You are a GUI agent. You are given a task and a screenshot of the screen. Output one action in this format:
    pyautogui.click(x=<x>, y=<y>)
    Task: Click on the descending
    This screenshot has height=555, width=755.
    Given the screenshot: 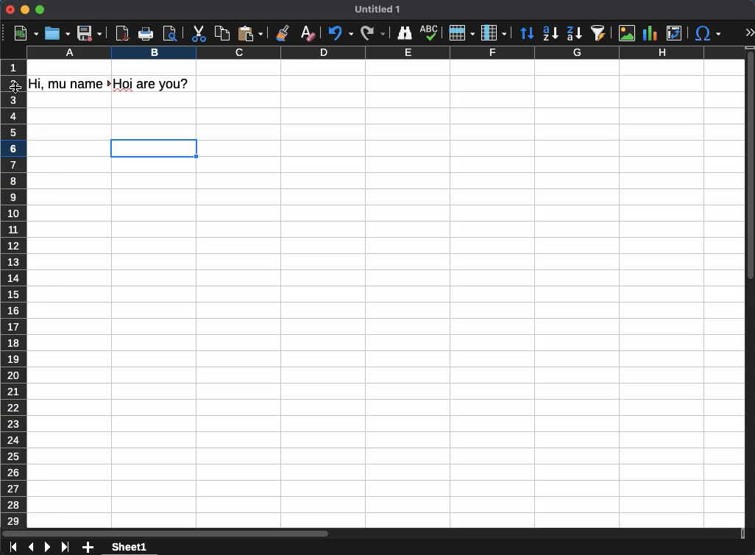 What is the action you would take?
    pyautogui.click(x=574, y=33)
    